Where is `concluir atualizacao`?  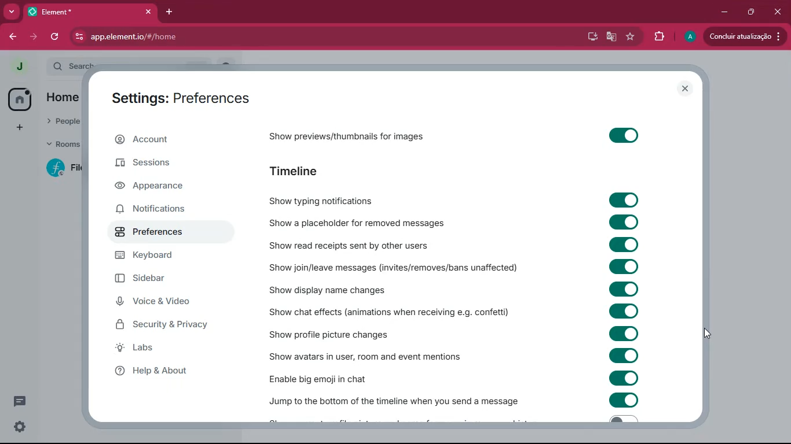 concluir atualizacao is located at coordinates (744, 36).